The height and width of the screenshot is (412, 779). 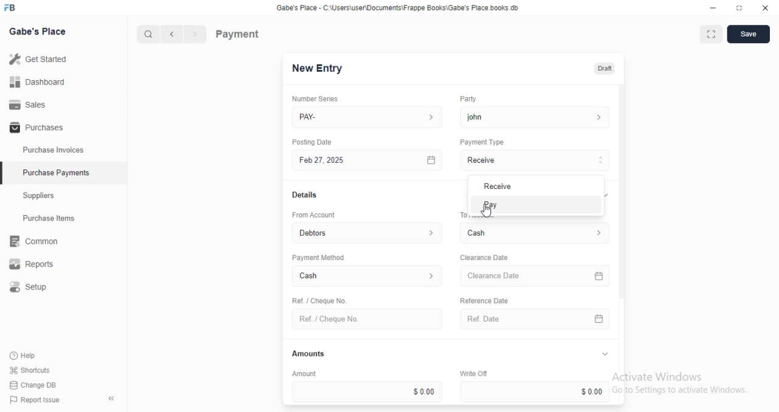 What do you see at coordinates (111, 398) in the screenshot?
I see `collapse sidebar` at bounding box center [111, 398].